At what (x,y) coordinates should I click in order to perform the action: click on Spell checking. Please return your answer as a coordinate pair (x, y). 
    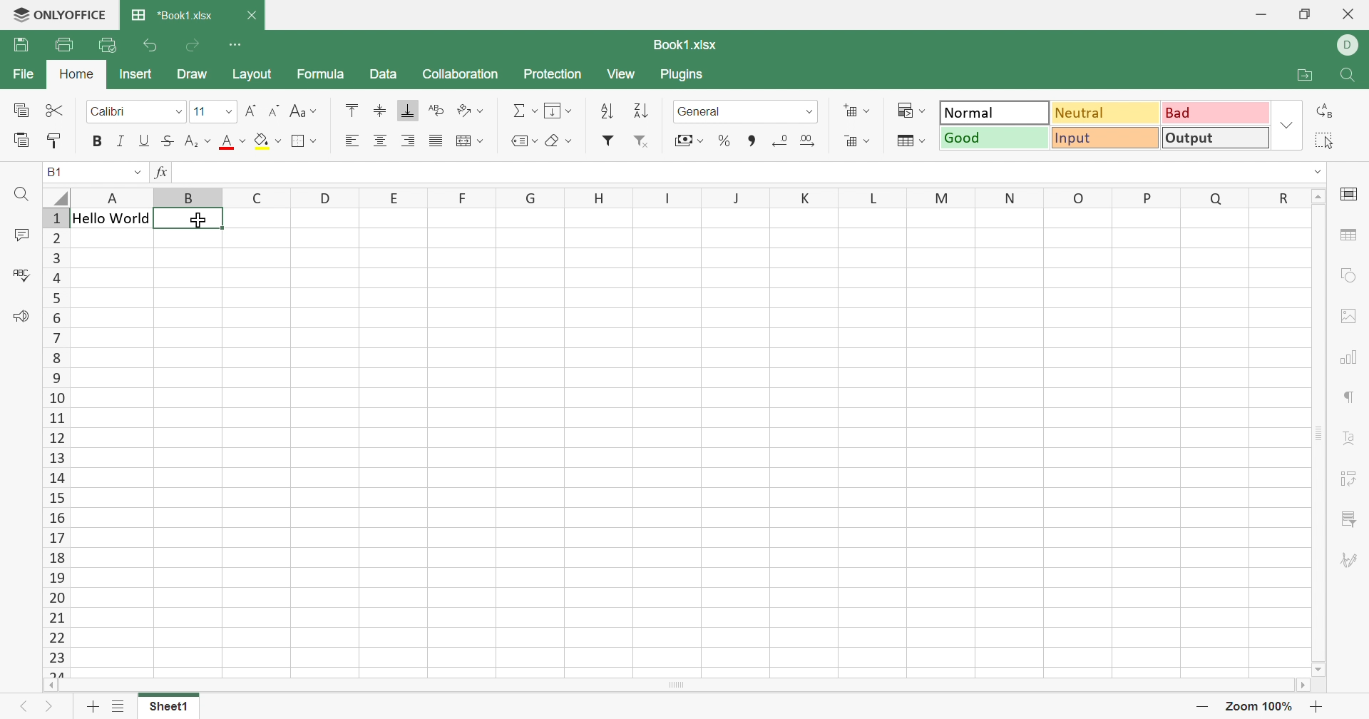
    Looking at the image, I should click on (24, 275).